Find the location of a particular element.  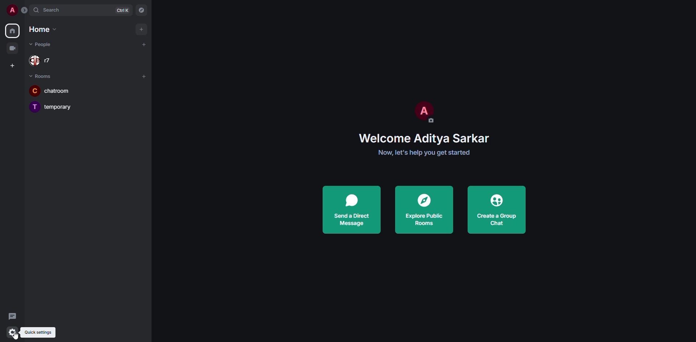

temporary is located at coordinates (51, 107).